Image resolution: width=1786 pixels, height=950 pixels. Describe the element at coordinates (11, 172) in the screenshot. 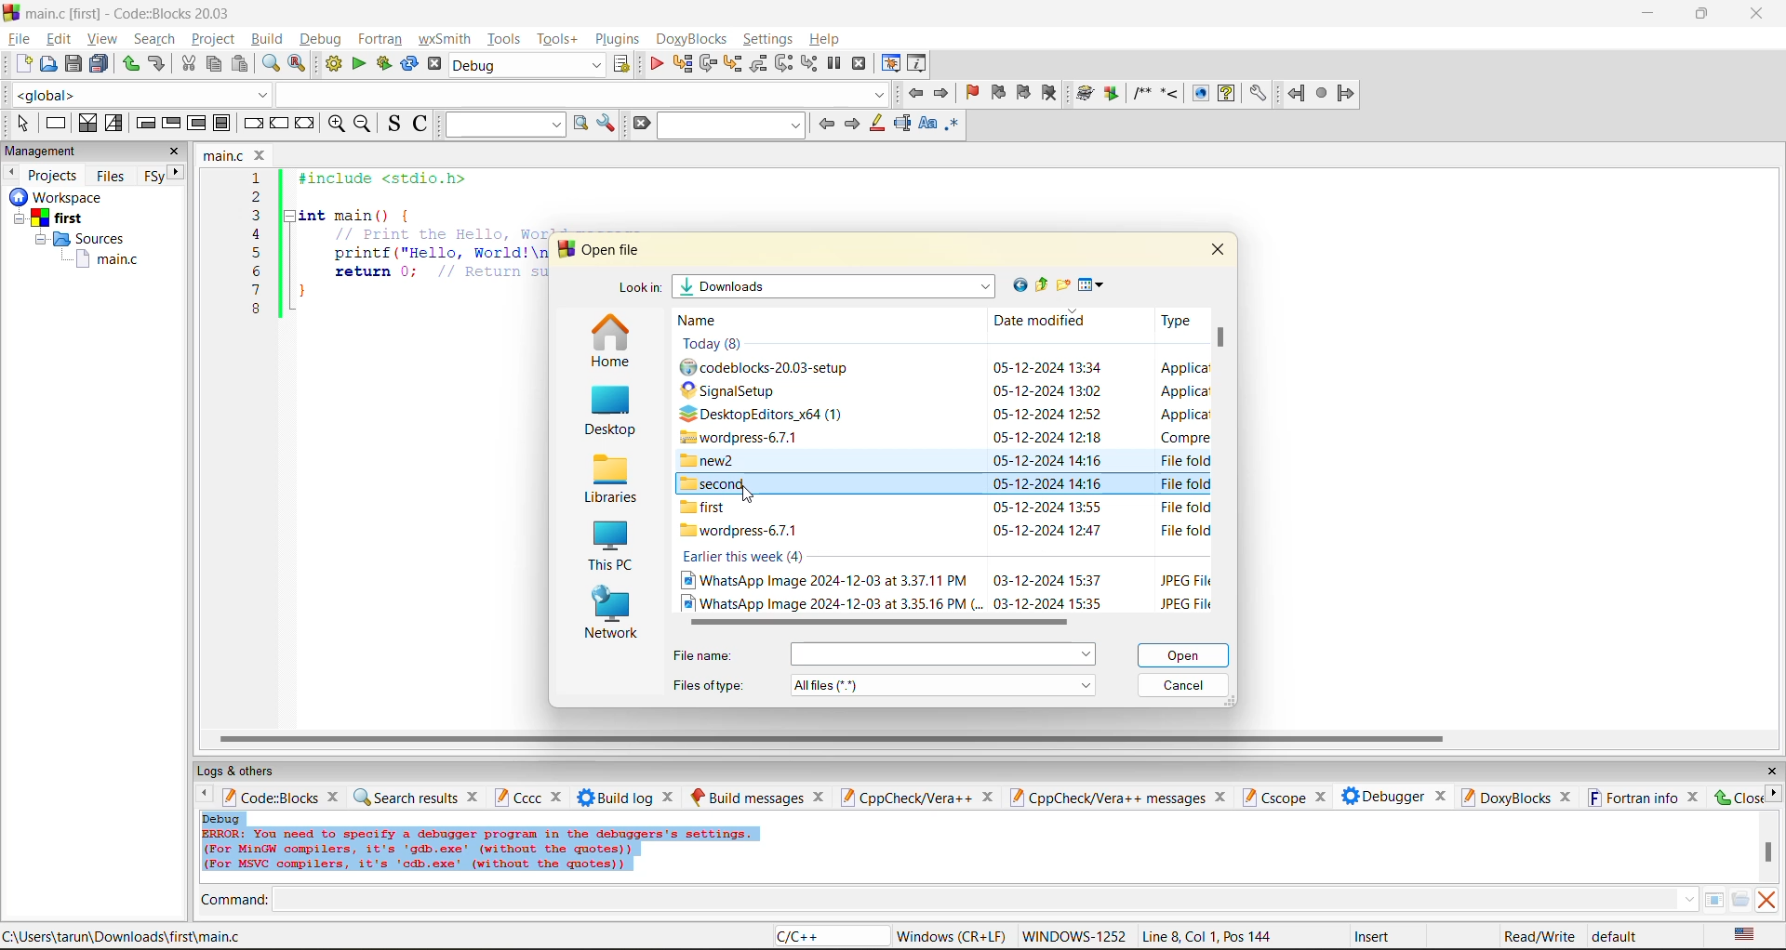

I see `previous` at that location.